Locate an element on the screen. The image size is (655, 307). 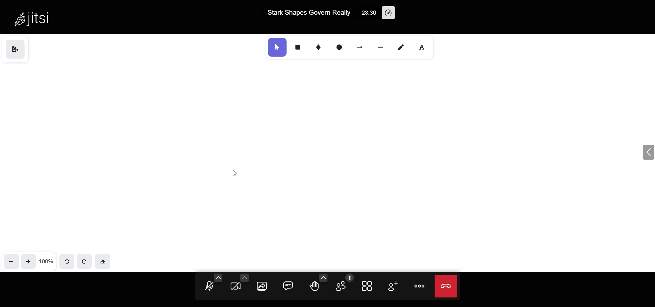
28:30 is located at coordinates (368, 12).